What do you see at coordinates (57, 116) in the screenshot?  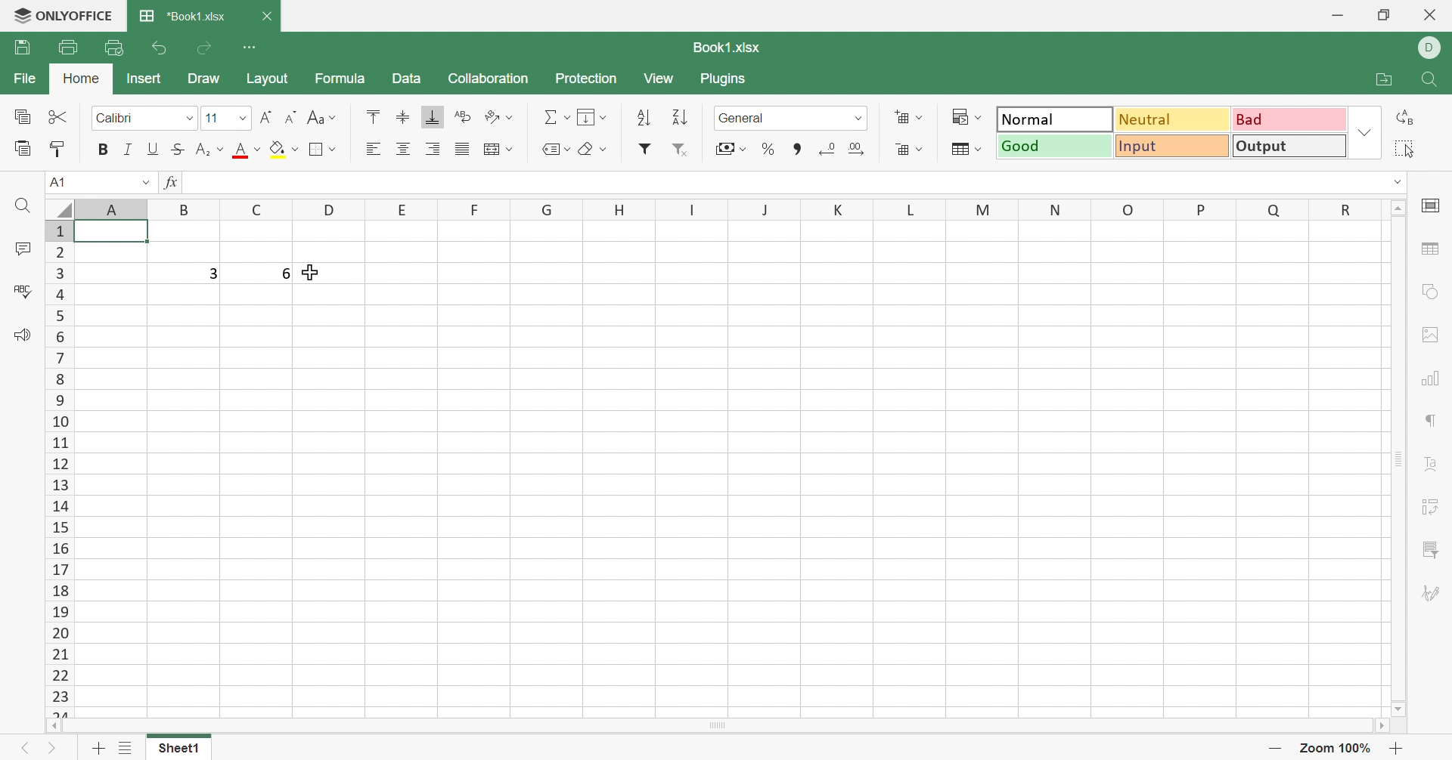 I see `Cut` at bounding box center [57, 116].